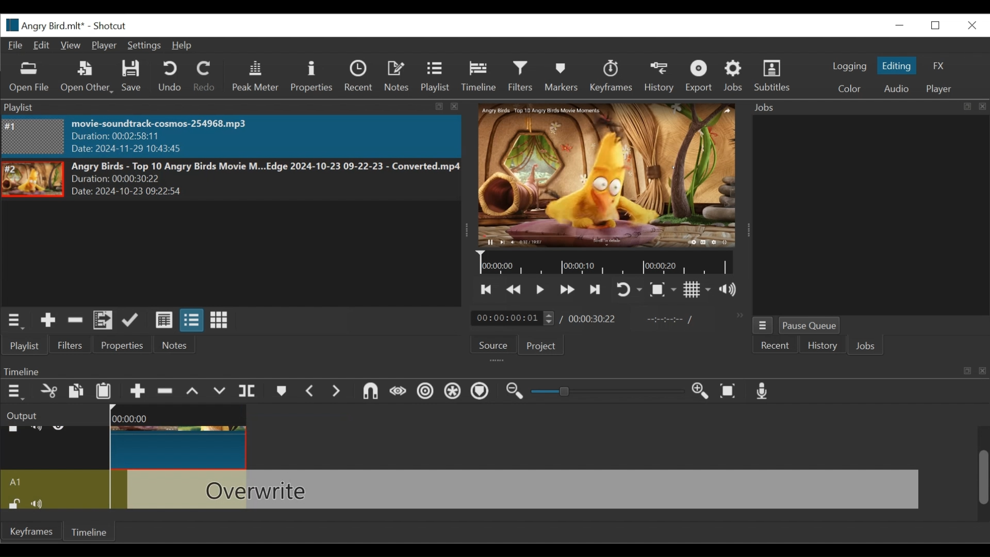 The width and height of the screenshot is (990, 557). I want to click on Recent, so click(772, 347).